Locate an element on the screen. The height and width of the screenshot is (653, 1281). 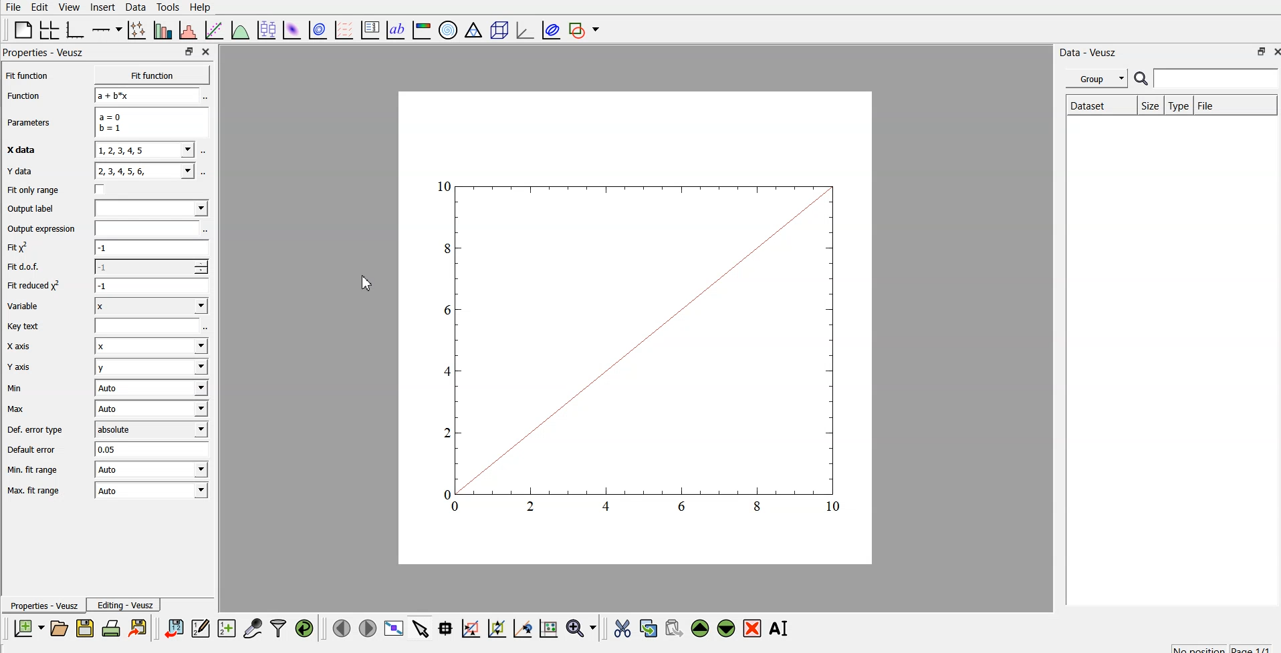
Fit dof. is located at coordinates (33, 267).